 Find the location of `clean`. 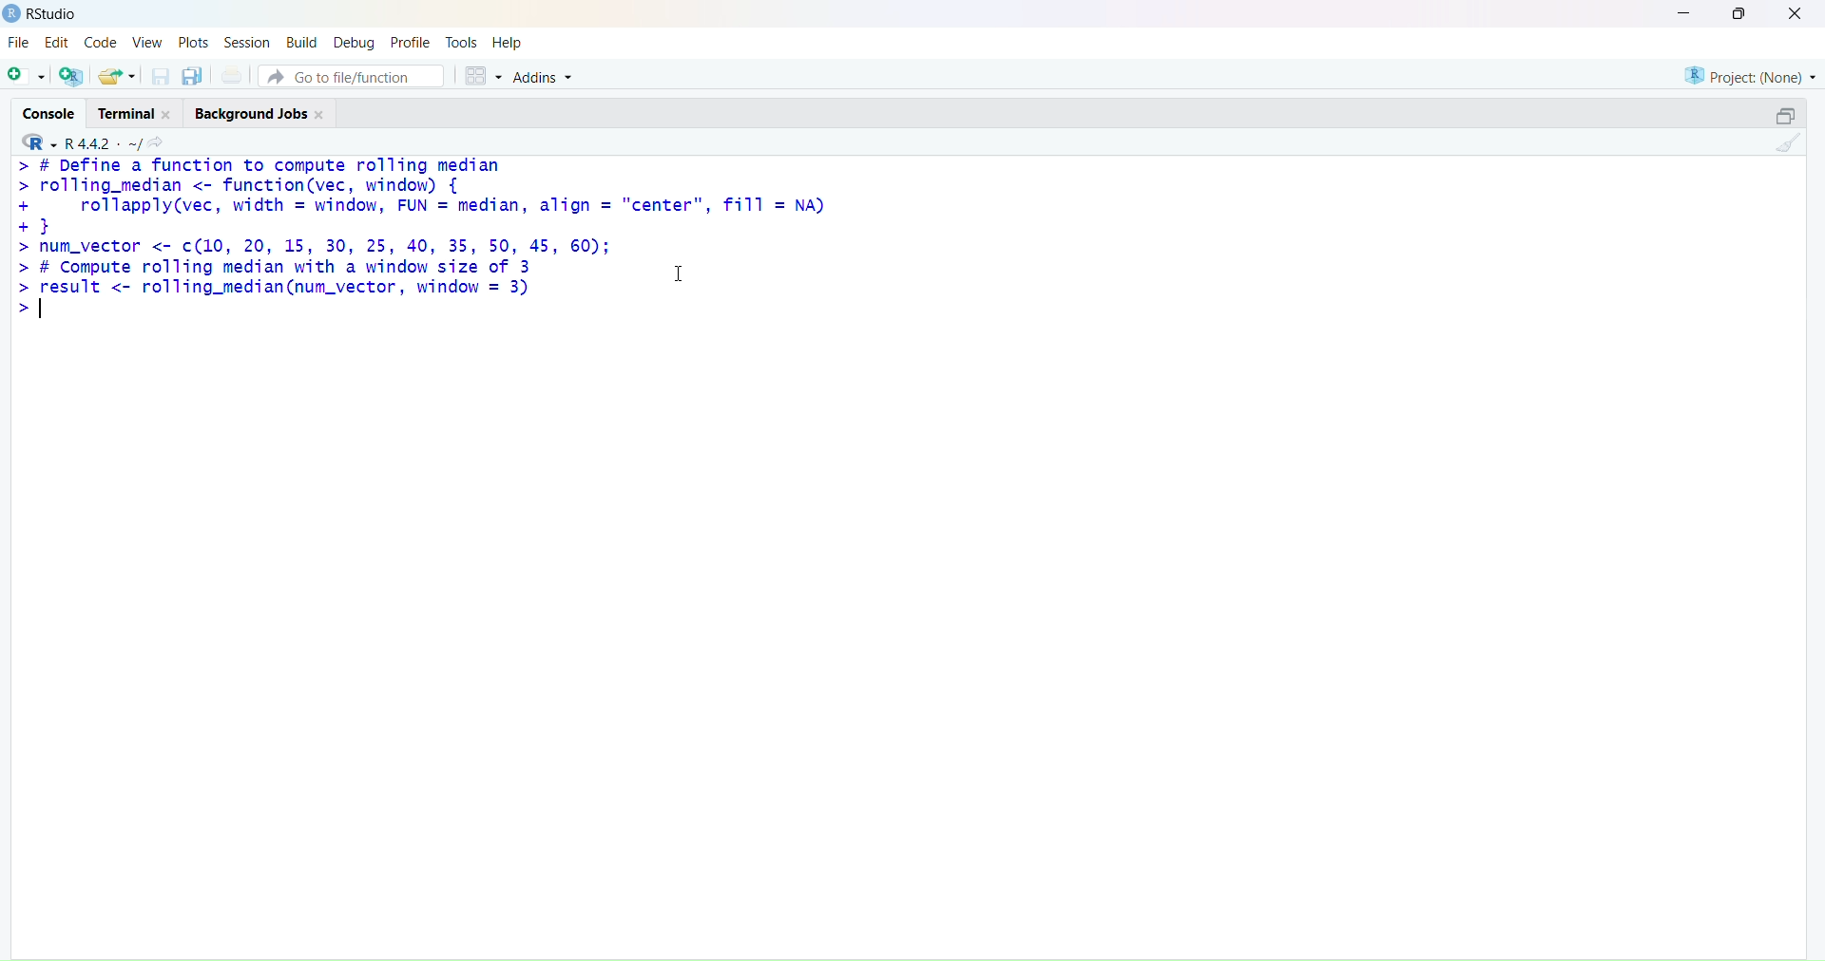

clean is located at coordinates (1788, 142).